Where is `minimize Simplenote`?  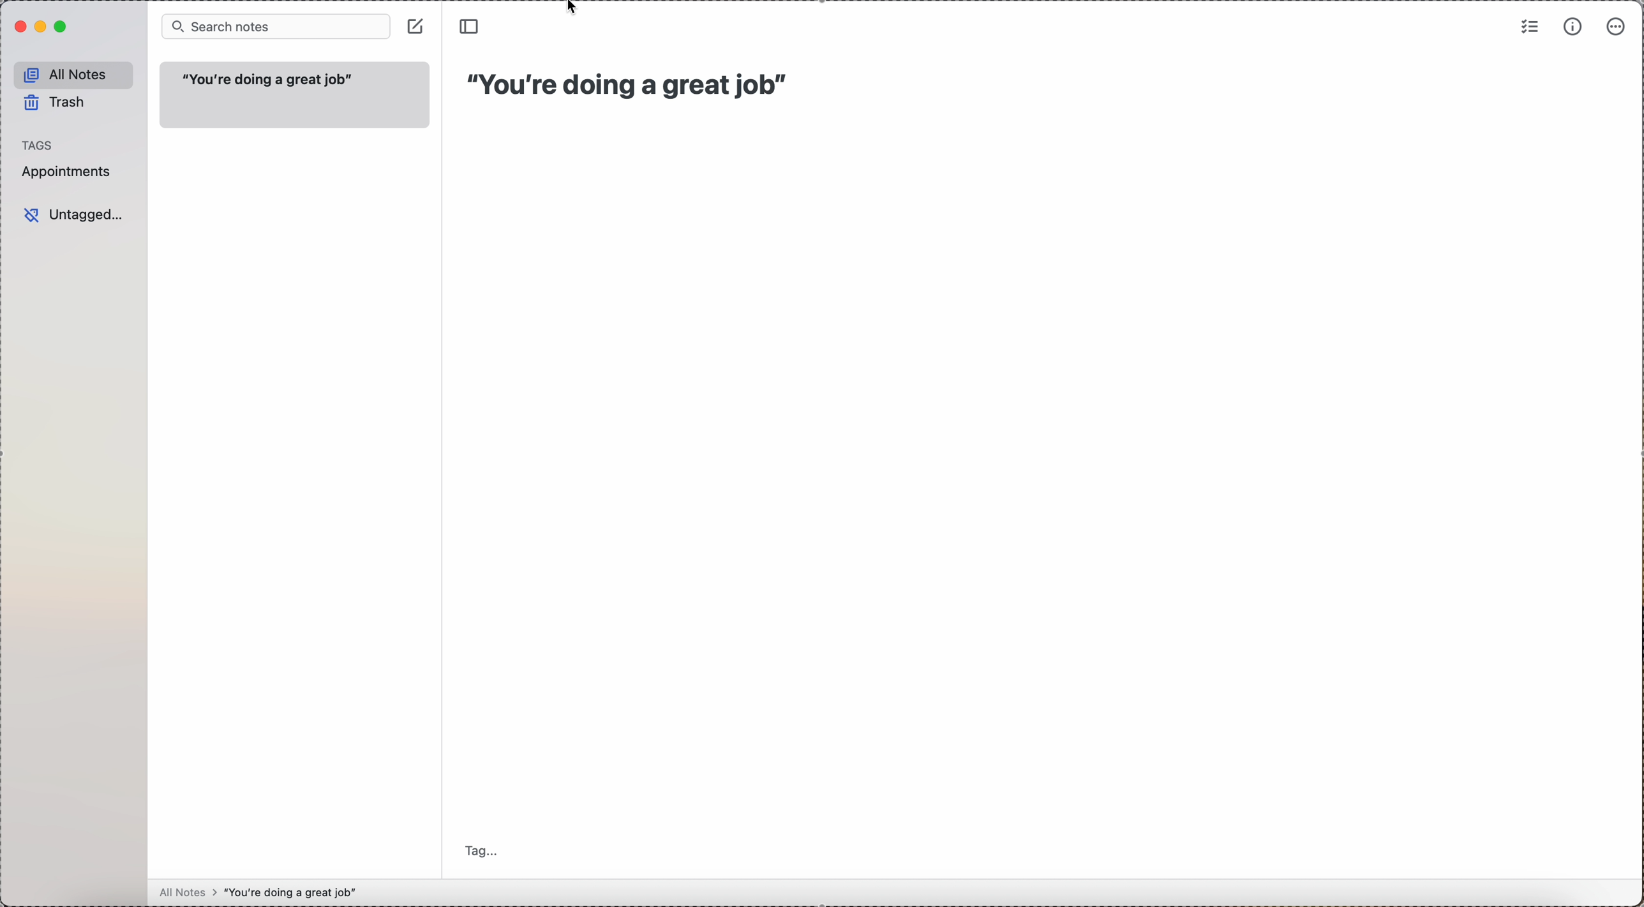 minimize Simplenote is located at coordinates (42, 27).